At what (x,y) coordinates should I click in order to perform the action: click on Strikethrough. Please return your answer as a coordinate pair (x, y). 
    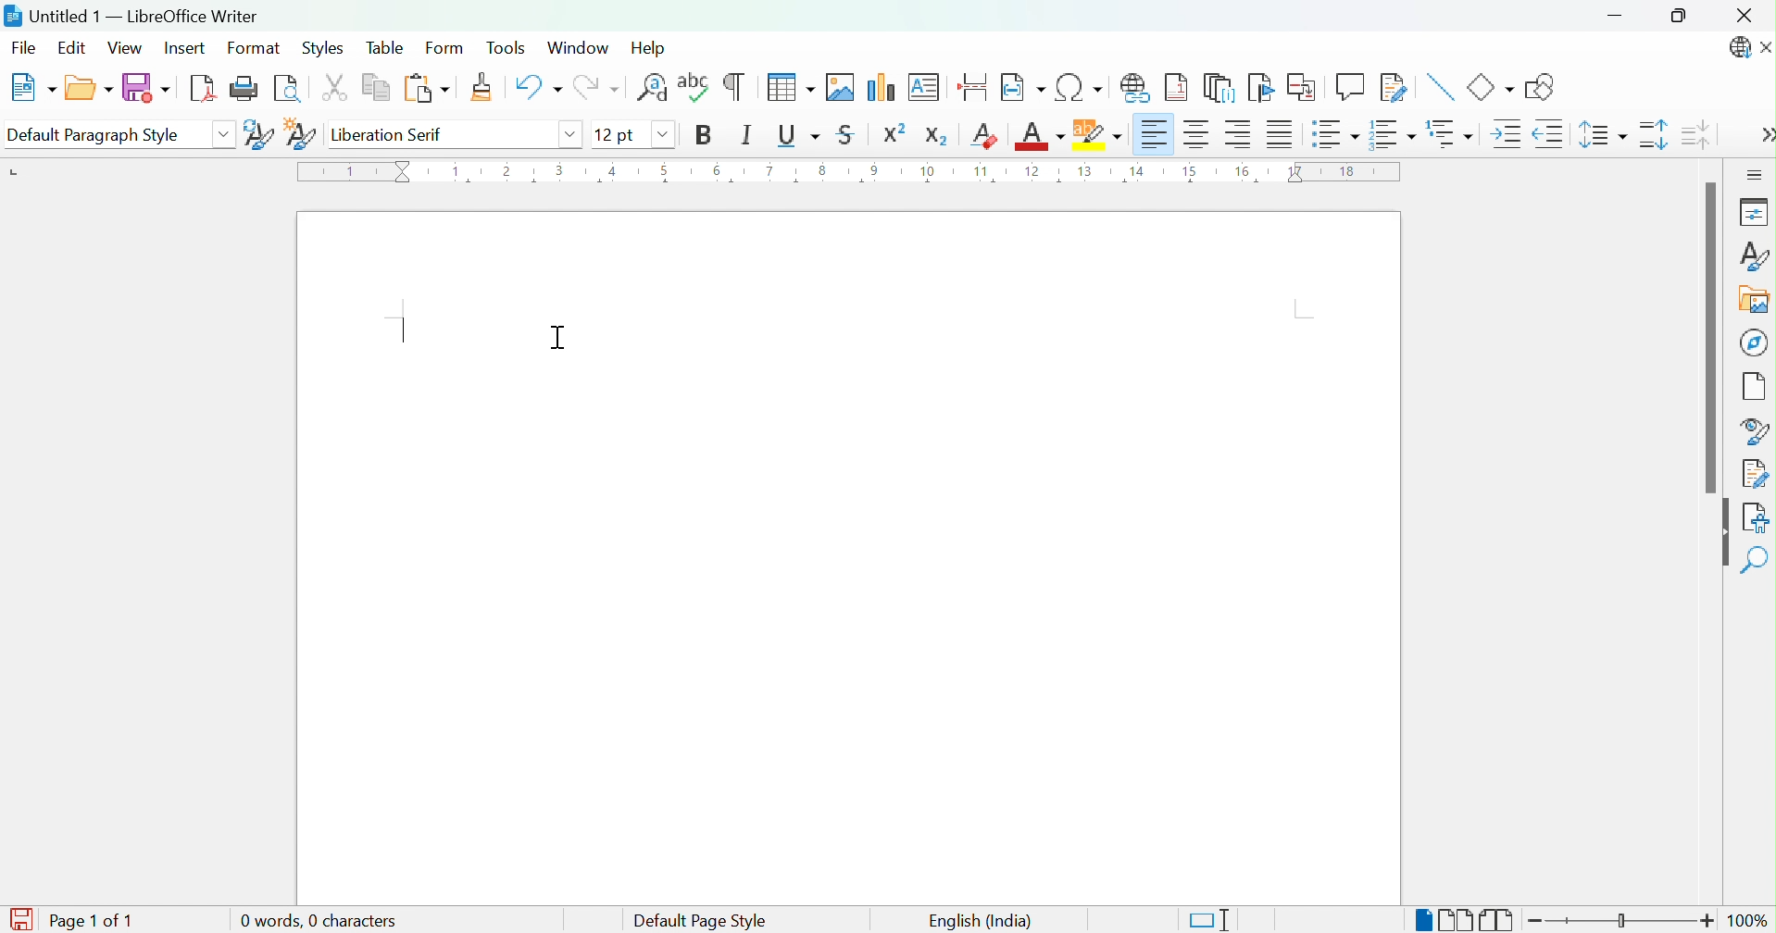
    Looking at the image, I should click on (847, 137).